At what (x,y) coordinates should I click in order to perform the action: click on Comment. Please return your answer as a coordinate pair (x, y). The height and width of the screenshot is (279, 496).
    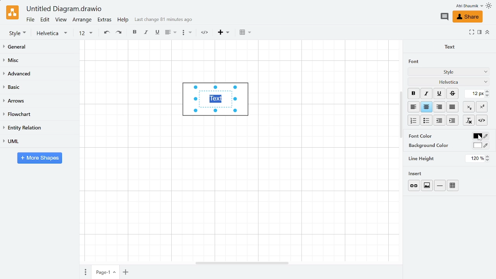
    Looking at the image, I should click on (444, 17).